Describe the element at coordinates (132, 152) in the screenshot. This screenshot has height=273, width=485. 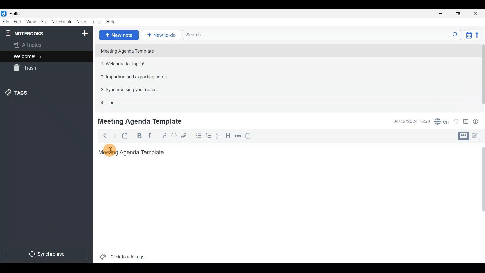
I see `Meeting Agenda Template` at that location.